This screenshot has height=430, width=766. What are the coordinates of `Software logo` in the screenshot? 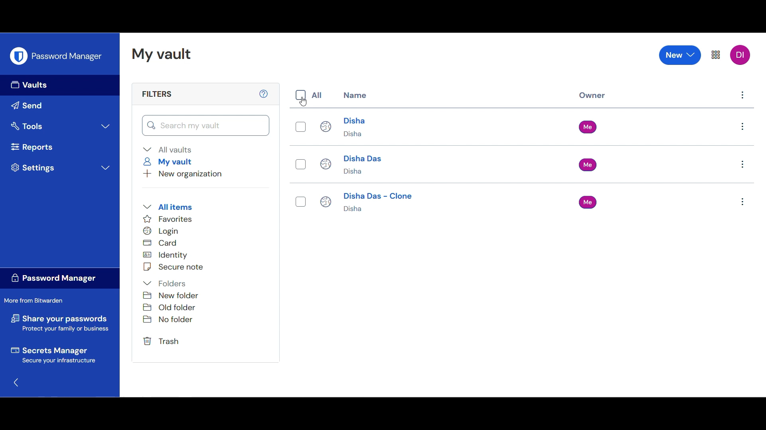 It's located at (18, 55).